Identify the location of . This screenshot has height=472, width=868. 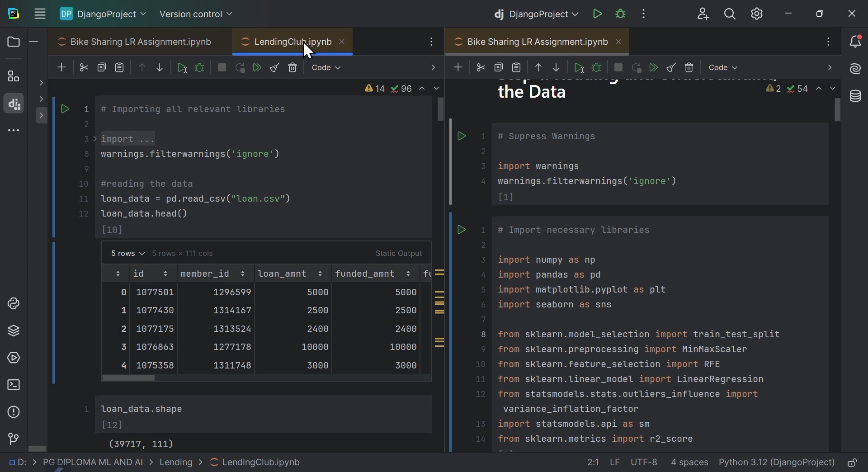
(721, 67).